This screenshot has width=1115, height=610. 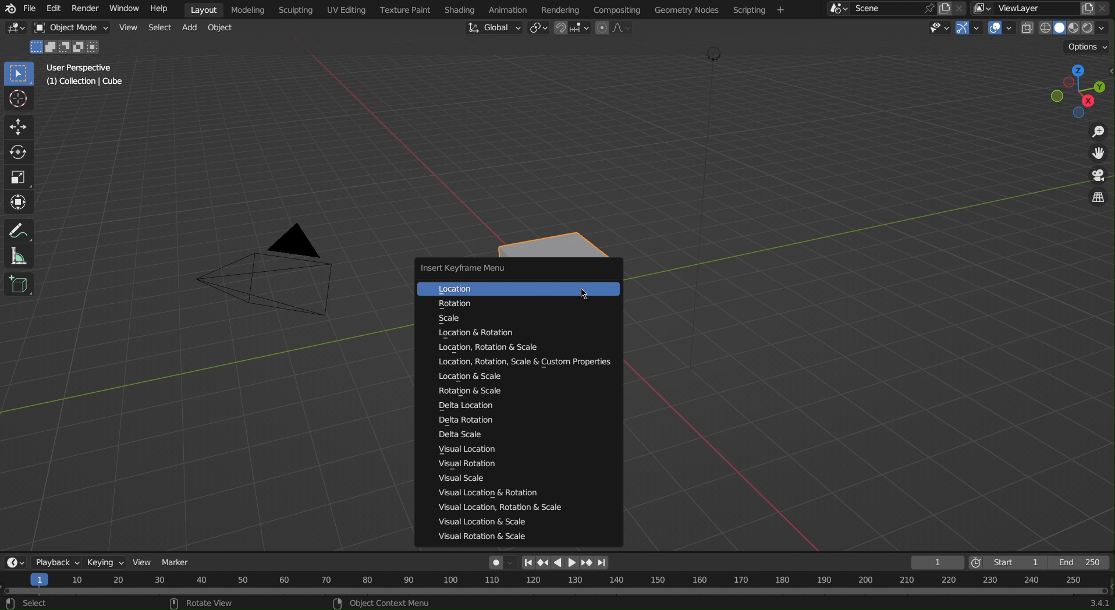 I want to click on Location & Scale, so click(x=461, y=378).